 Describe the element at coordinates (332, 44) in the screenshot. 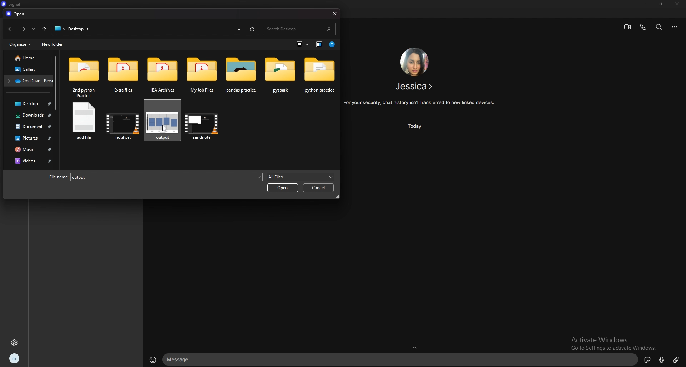

I see `help` at that location.